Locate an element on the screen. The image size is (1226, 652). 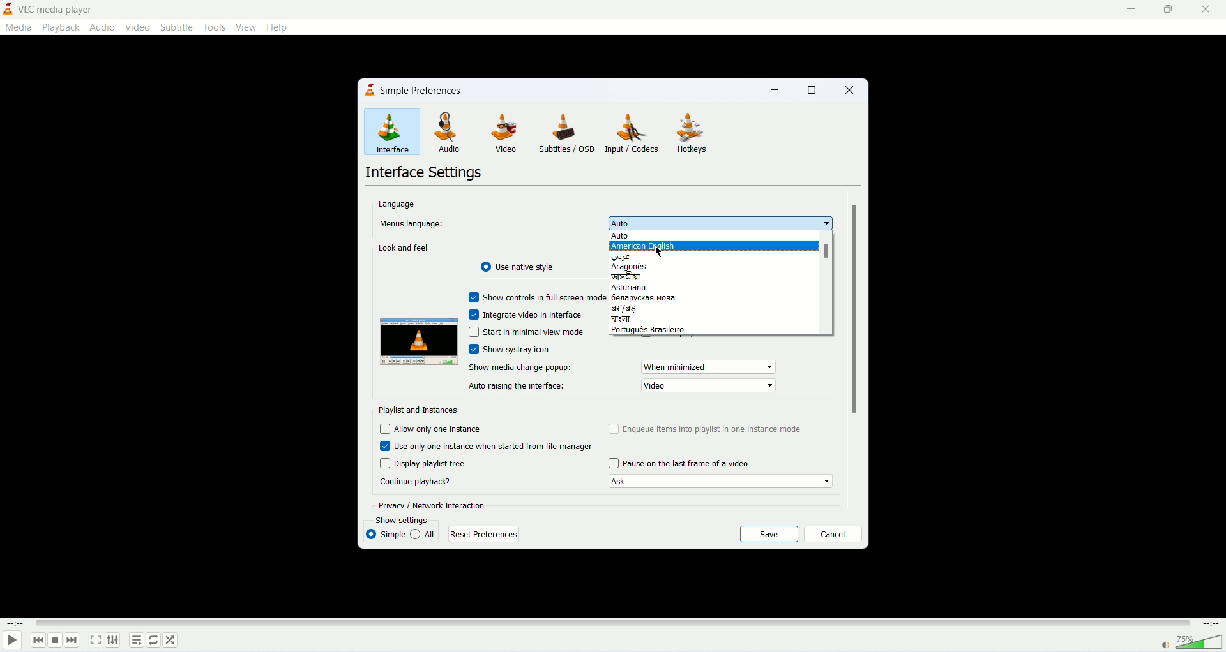
stop is located at coordinates (55, 641).